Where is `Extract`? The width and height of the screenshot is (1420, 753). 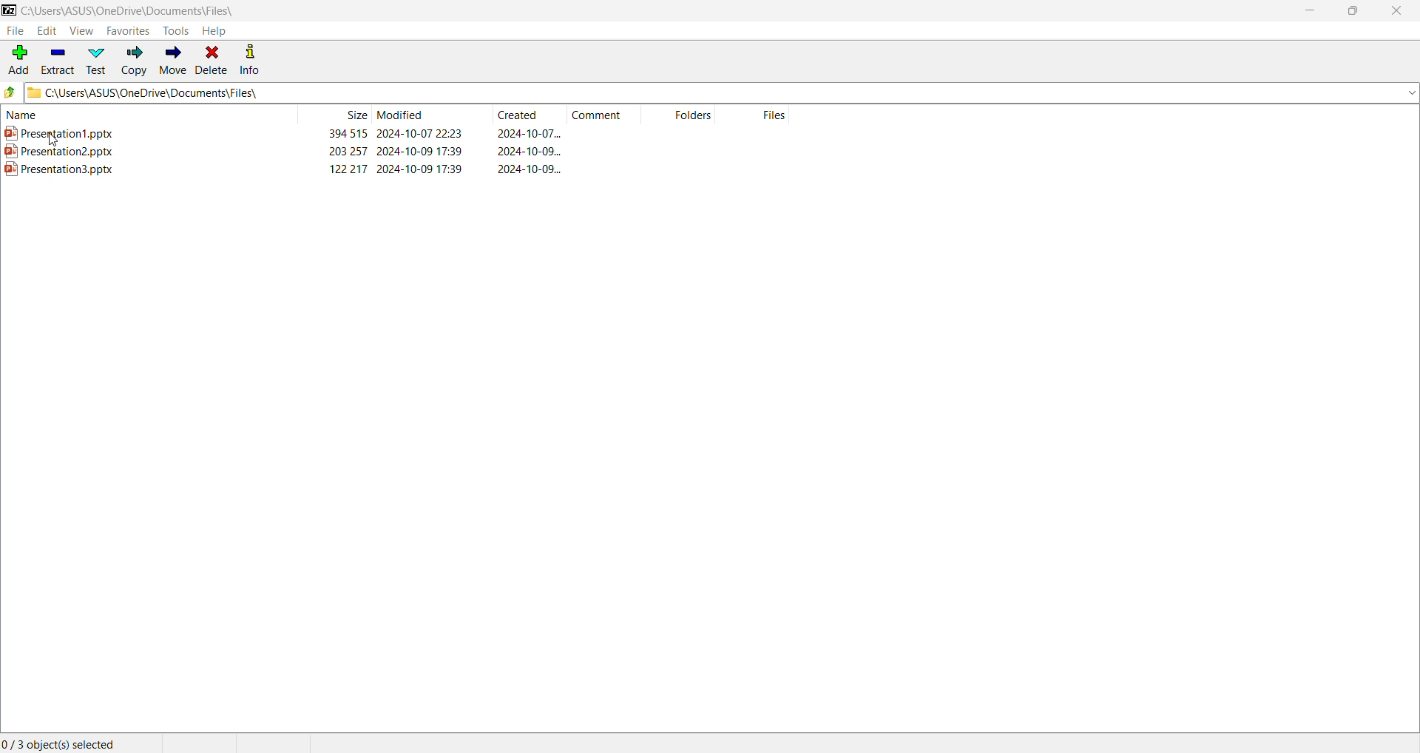
Extract is located at coordinates (57, 58).